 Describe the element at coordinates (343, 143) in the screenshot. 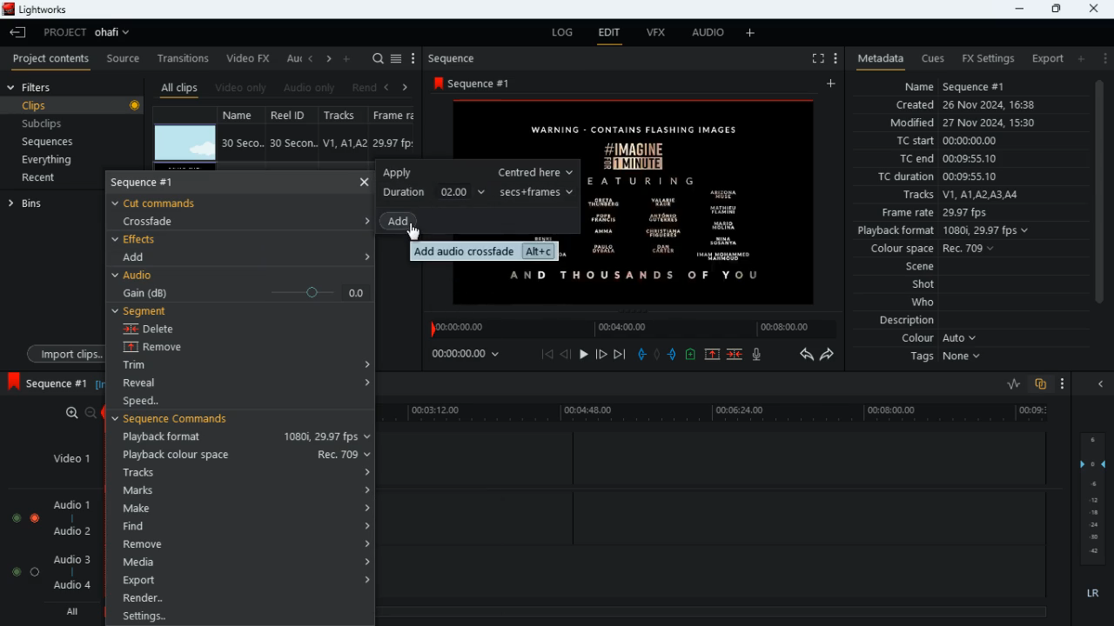

I see `V1, A1, A2` at that location.